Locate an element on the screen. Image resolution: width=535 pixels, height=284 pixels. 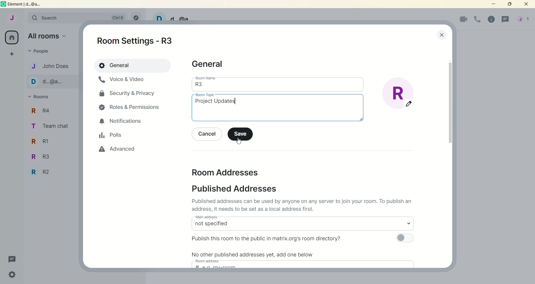
general is located at coordinates (133, 65).